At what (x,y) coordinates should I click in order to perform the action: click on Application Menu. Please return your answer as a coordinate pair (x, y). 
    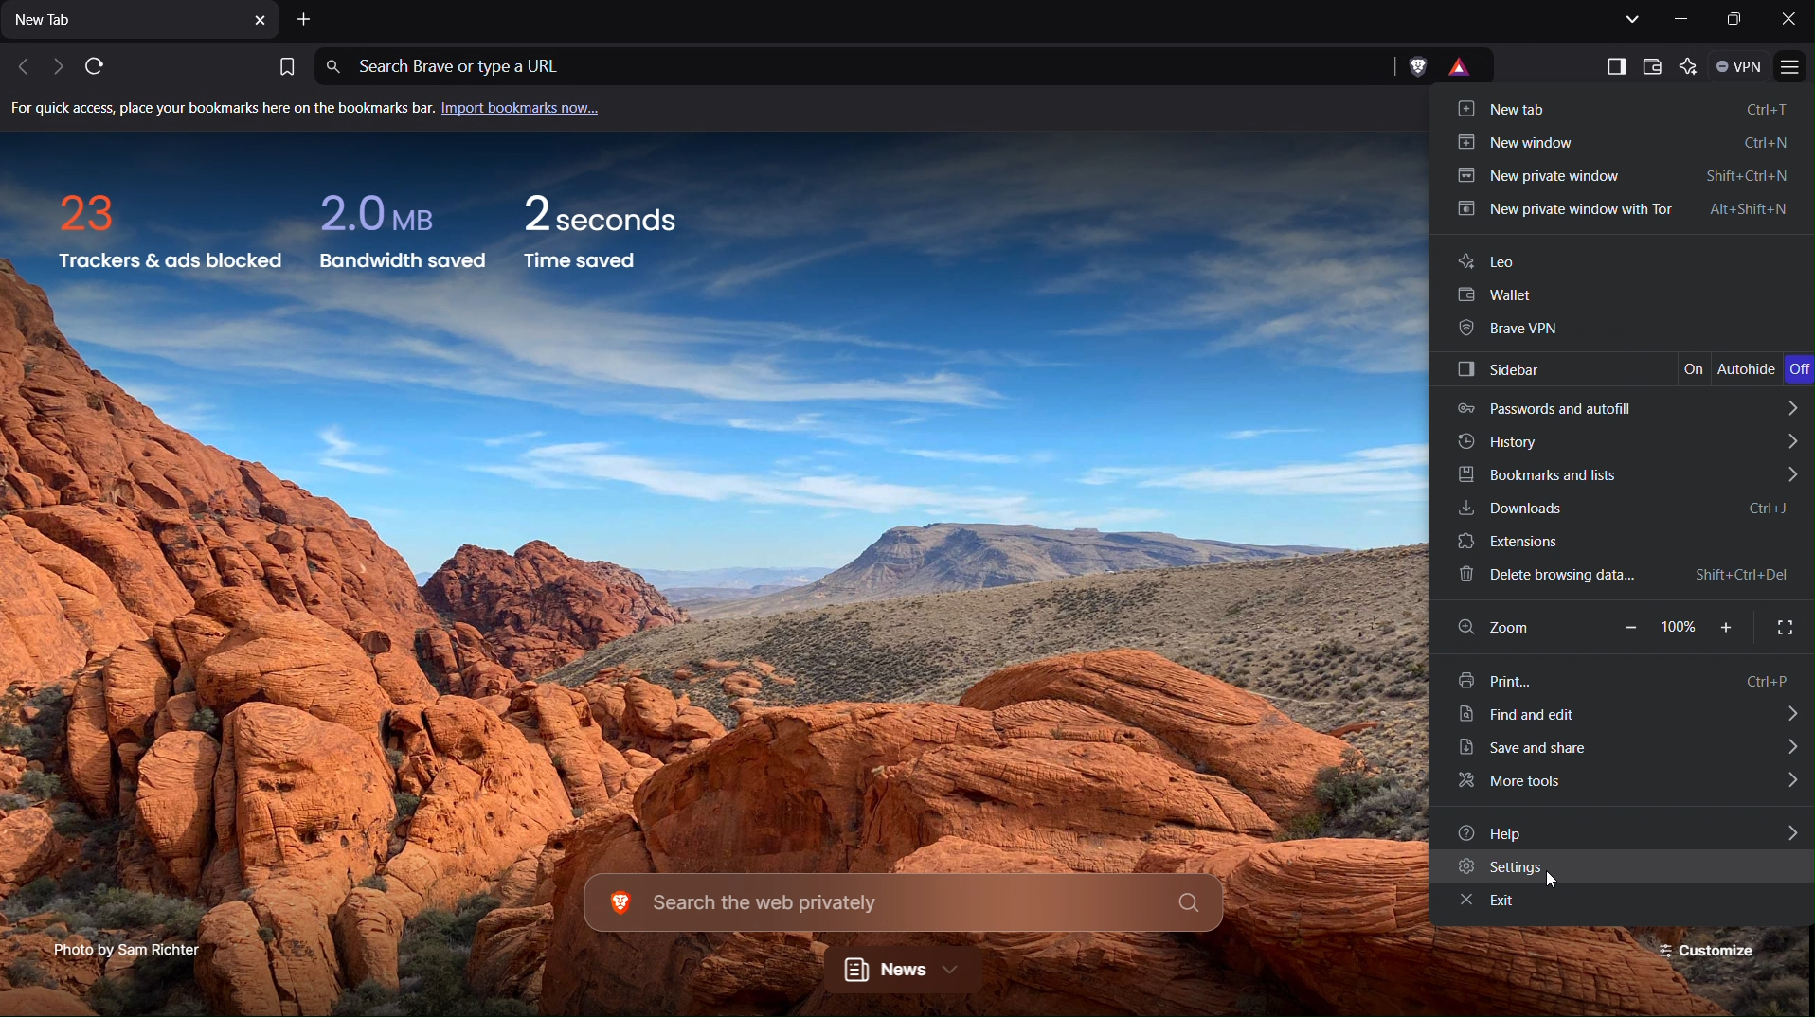
    Looking at the image, I should click on (1792, 69).